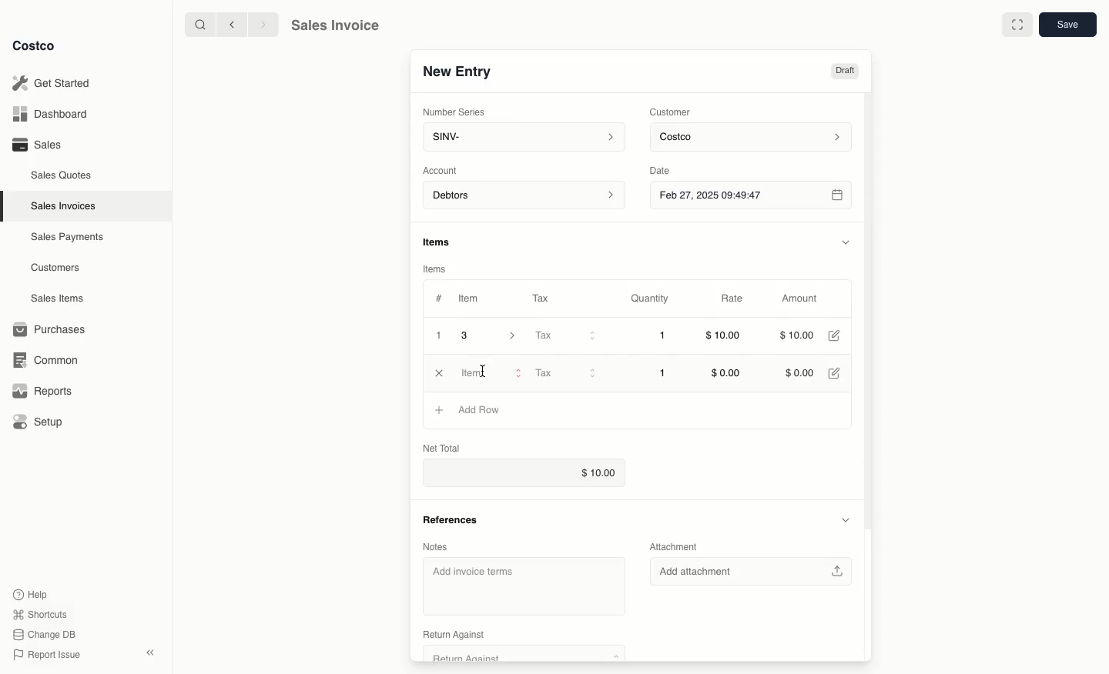 Image resolution: width=1109 pixels, height=674 pixels. I want to click on SINV-, so click(521, 138).